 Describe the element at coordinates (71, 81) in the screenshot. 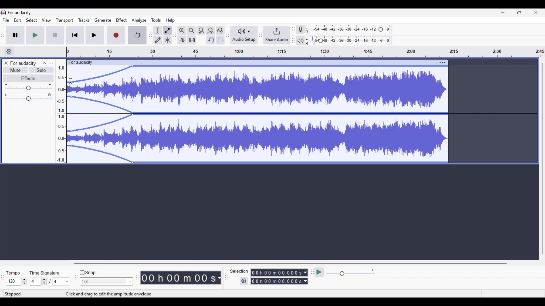

I see `cursor` at that location.